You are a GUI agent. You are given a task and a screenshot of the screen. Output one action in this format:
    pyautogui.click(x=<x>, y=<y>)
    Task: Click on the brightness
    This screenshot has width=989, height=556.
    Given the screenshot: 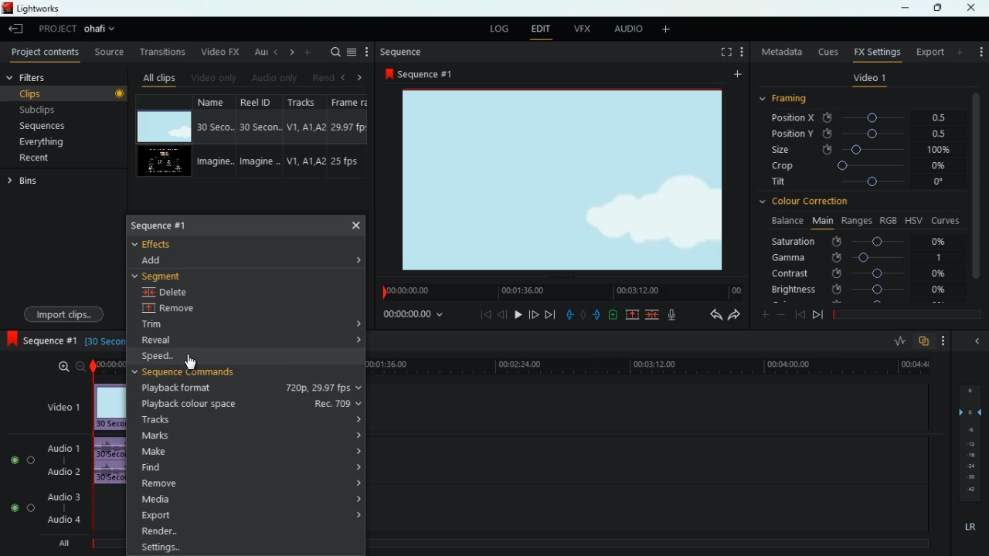 What is the action you would take?
    pyautogui.click(x=858, y=289)
    